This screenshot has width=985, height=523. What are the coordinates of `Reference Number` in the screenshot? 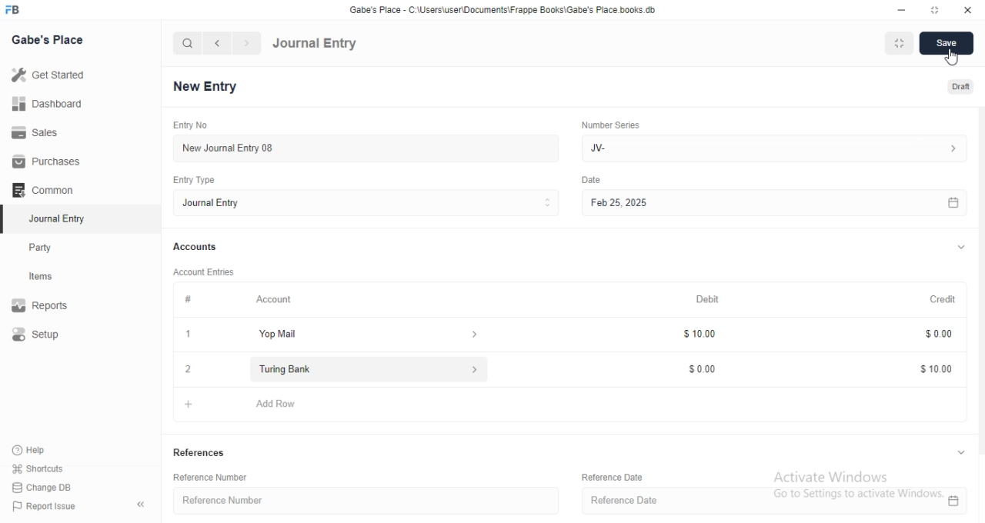 It's located at (209, 479).